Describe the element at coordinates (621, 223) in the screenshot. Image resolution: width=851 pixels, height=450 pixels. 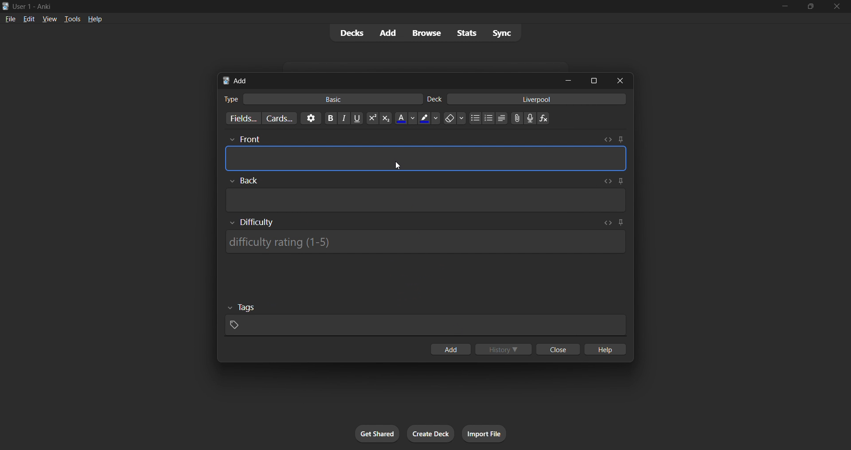
I see `Toggle sticky` at that location.